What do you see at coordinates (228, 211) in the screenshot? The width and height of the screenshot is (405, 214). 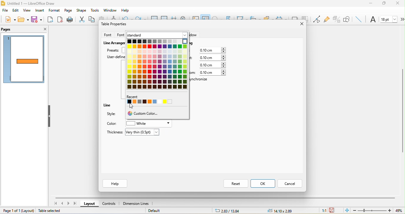 I see `2.83/13.84` at bounding box center [228, 211].